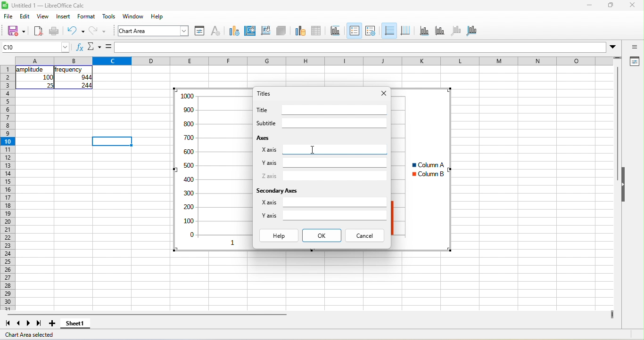  What do you see at coordinates (335, 202) in the screenshot?
I see `Input for secondary x axis` at bounding box center [335, 202].